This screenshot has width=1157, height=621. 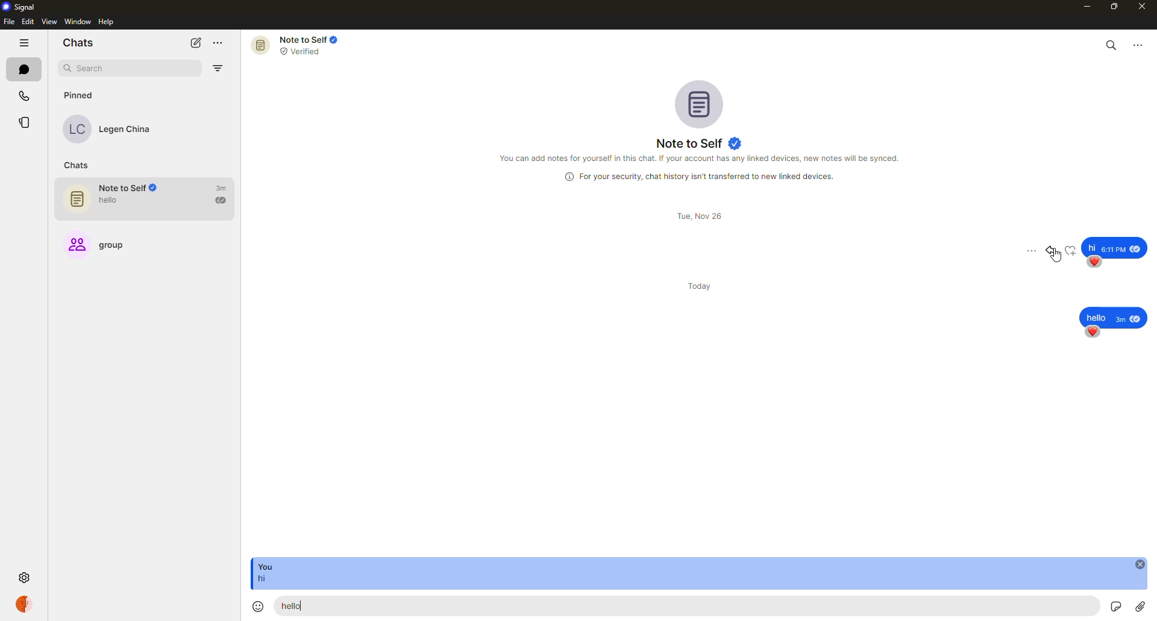 What do you see at coordinates (1143, 6) in the screenshot?
I see `close` at bounding box center [1143, 6].